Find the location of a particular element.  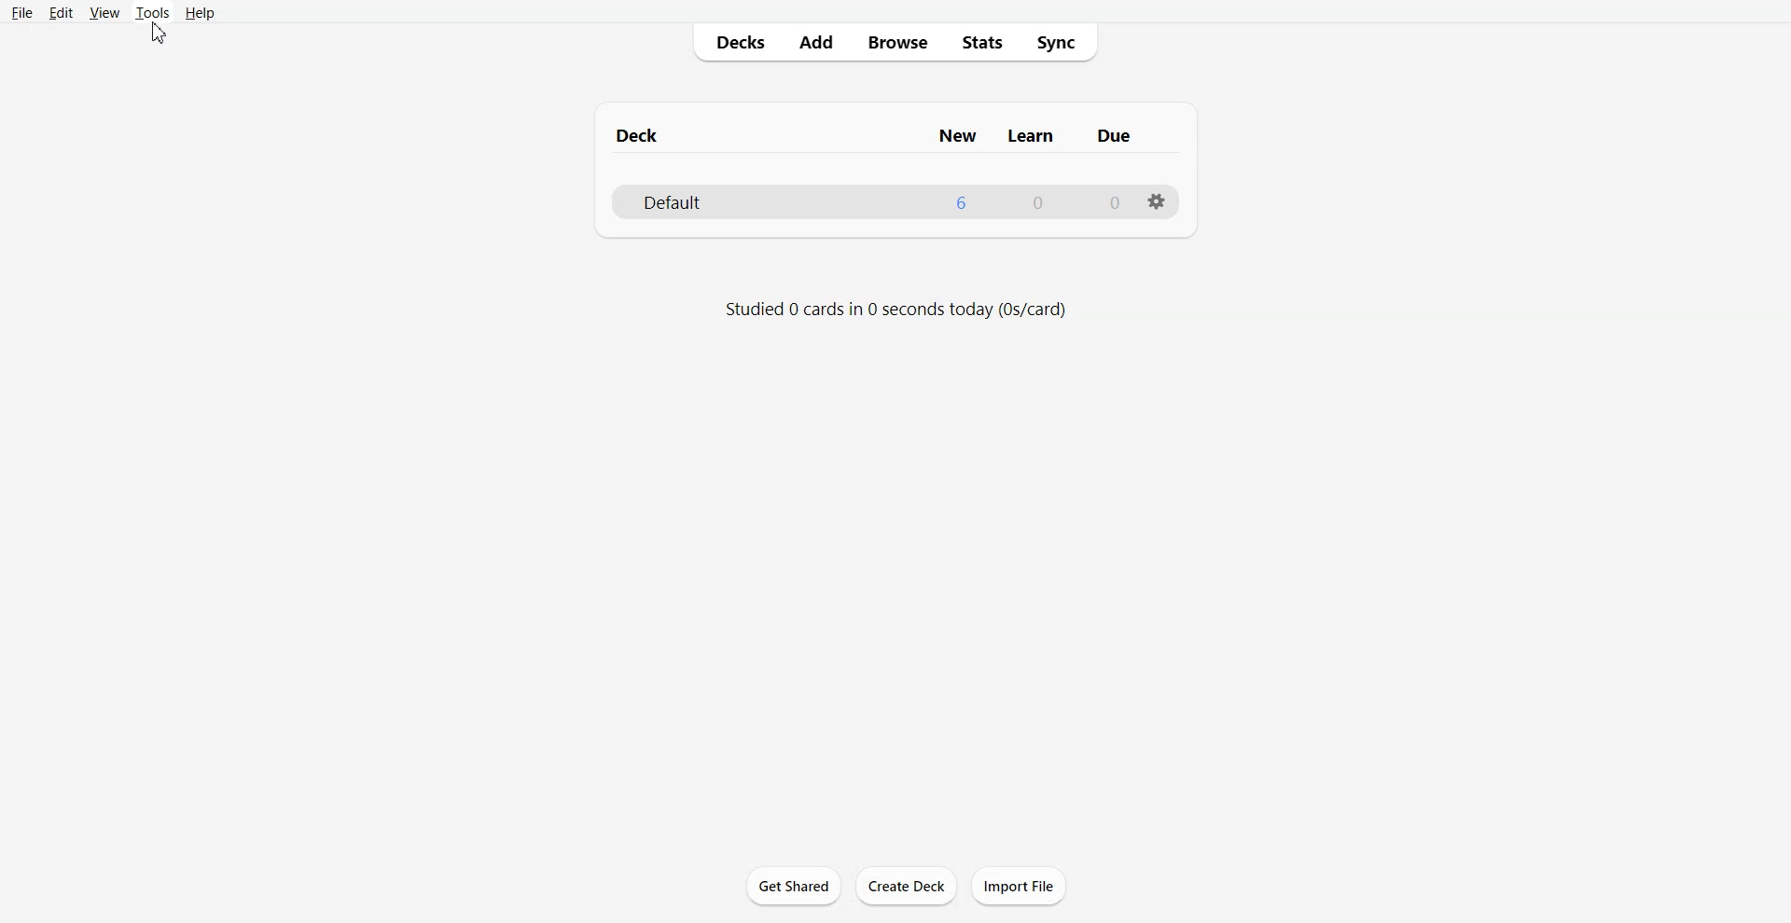

Browse is located at coordinates (899, 43).